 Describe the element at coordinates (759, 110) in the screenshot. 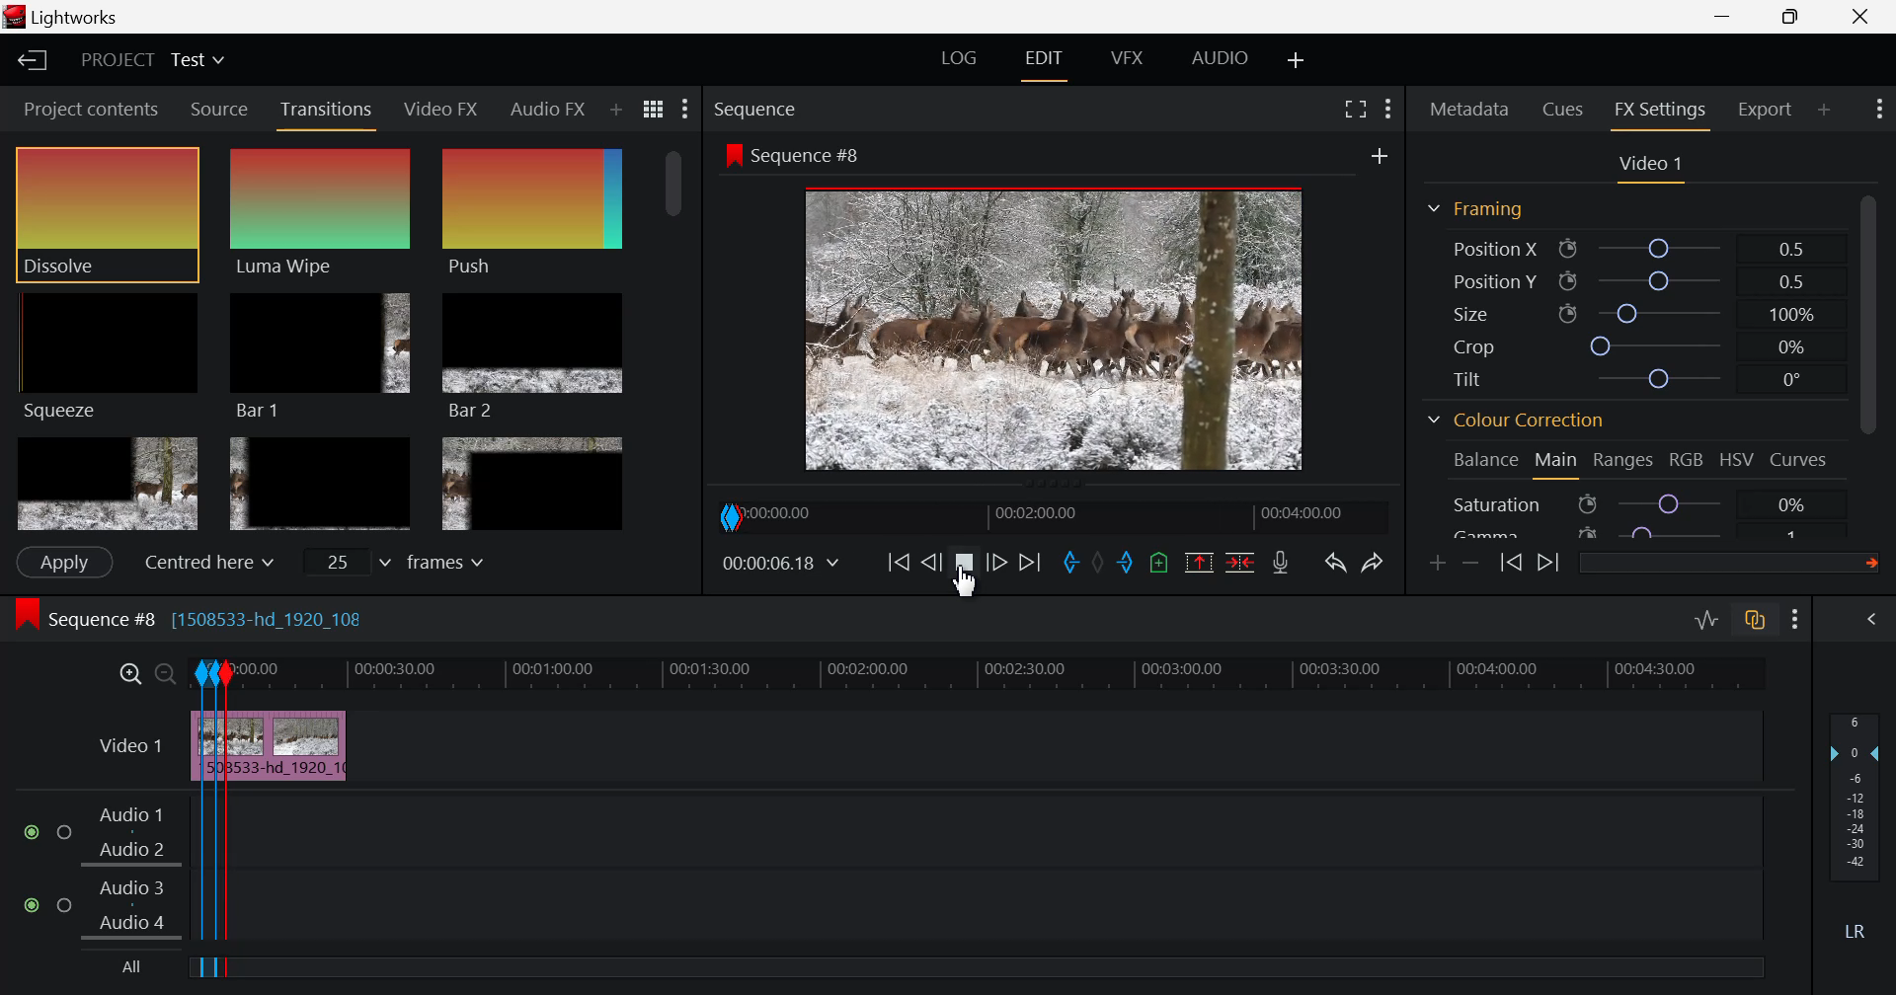

I see `Sequence ` at that location.